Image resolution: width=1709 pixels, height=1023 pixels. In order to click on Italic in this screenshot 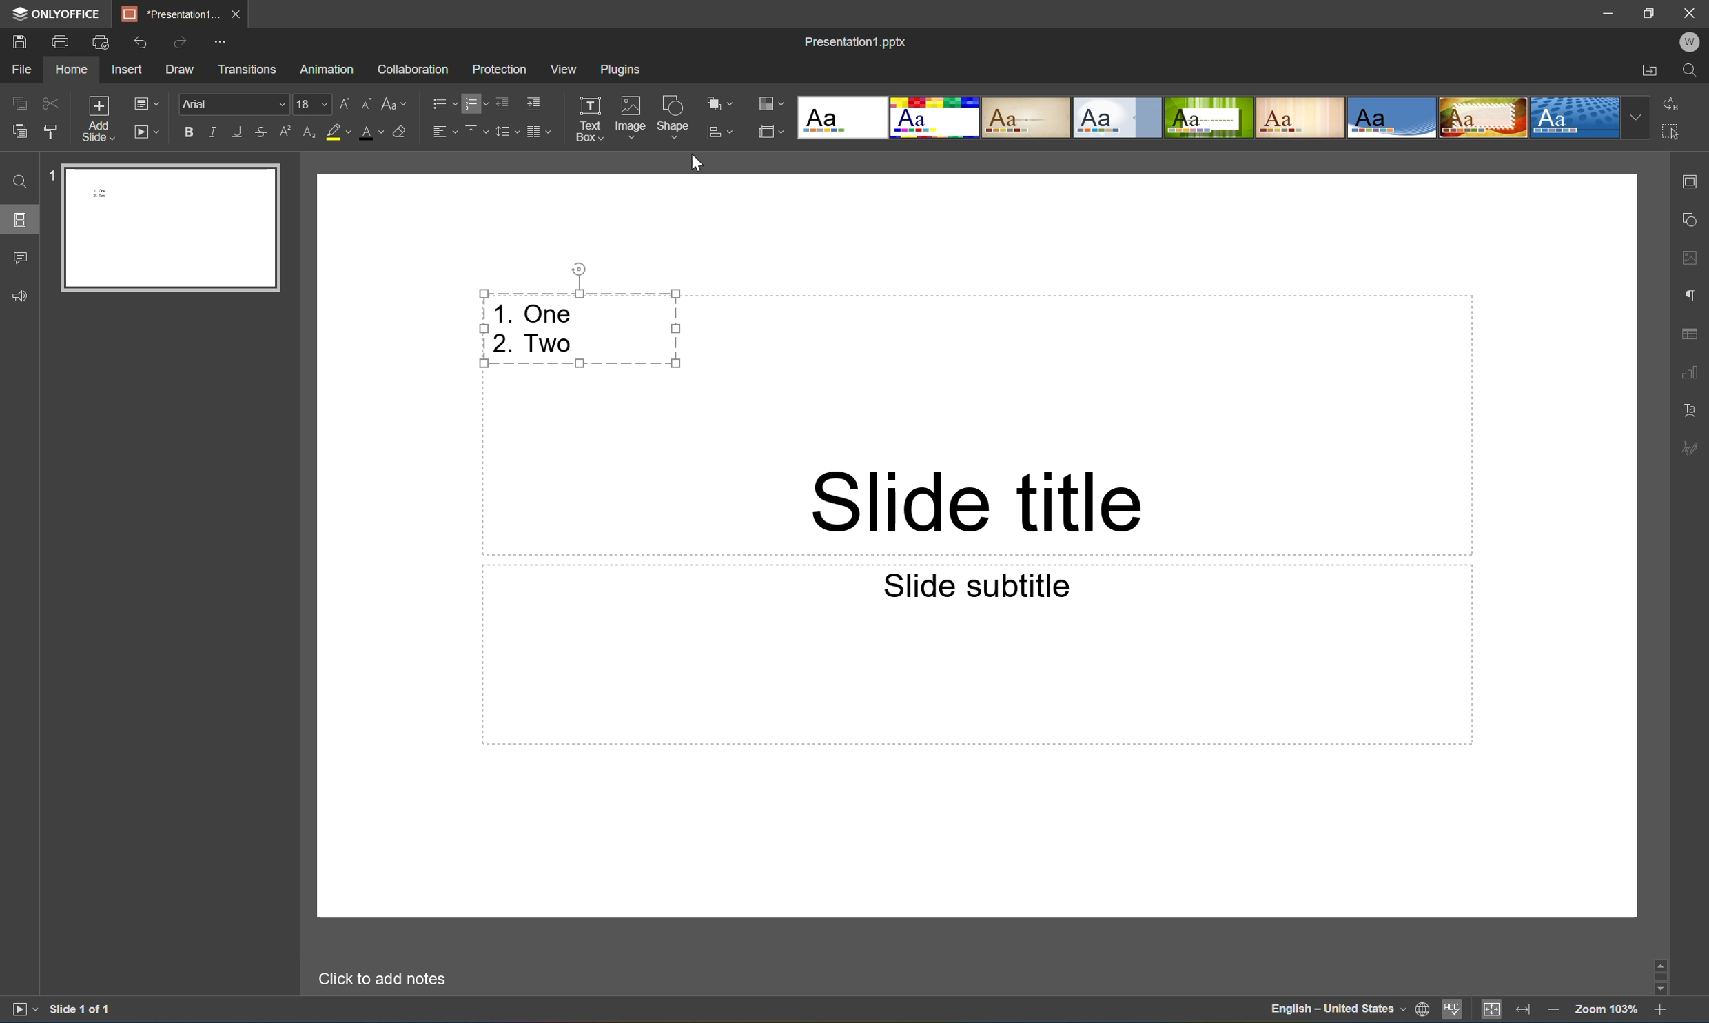, I will do `click(218, 132)`.